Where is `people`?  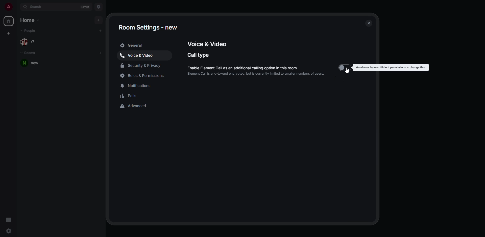
people is located at coordinates (29, 41).